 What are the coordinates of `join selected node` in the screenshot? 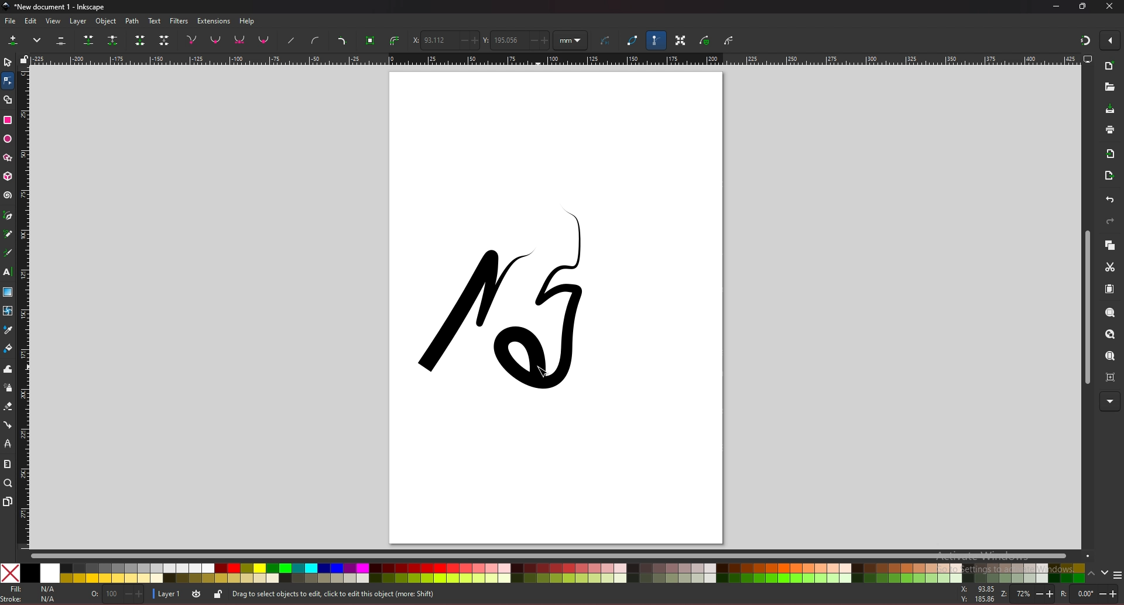 It's located at (88, 40).